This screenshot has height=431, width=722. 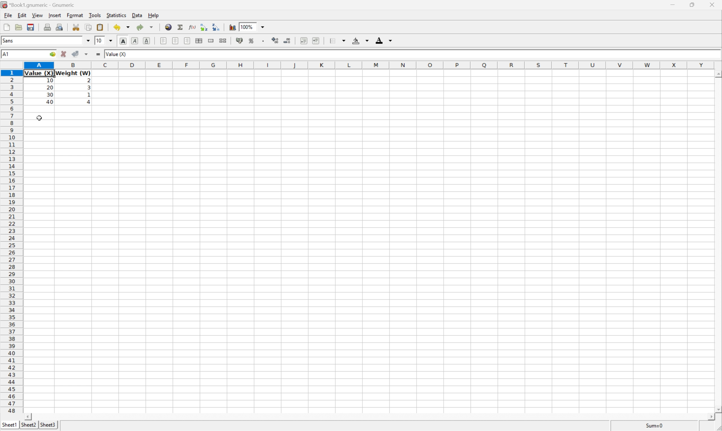 I want to click on Borders, so click(x=337, y=39).